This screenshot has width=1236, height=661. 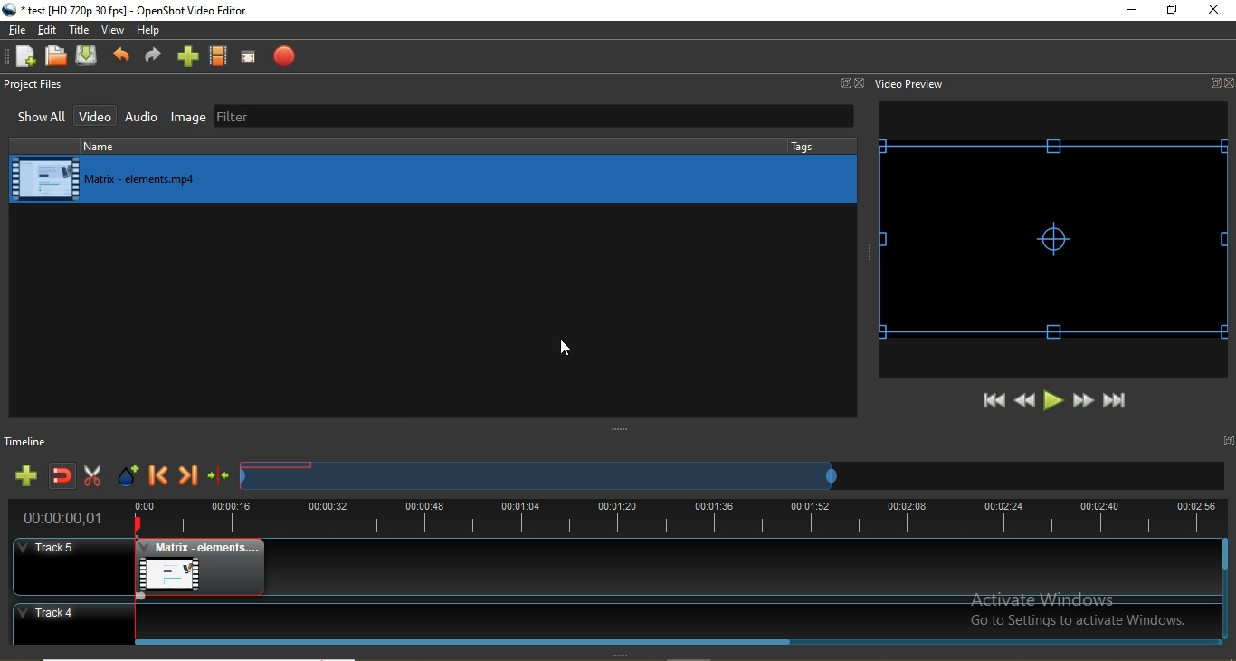 I want to click on View , so click(x=115, y=31).